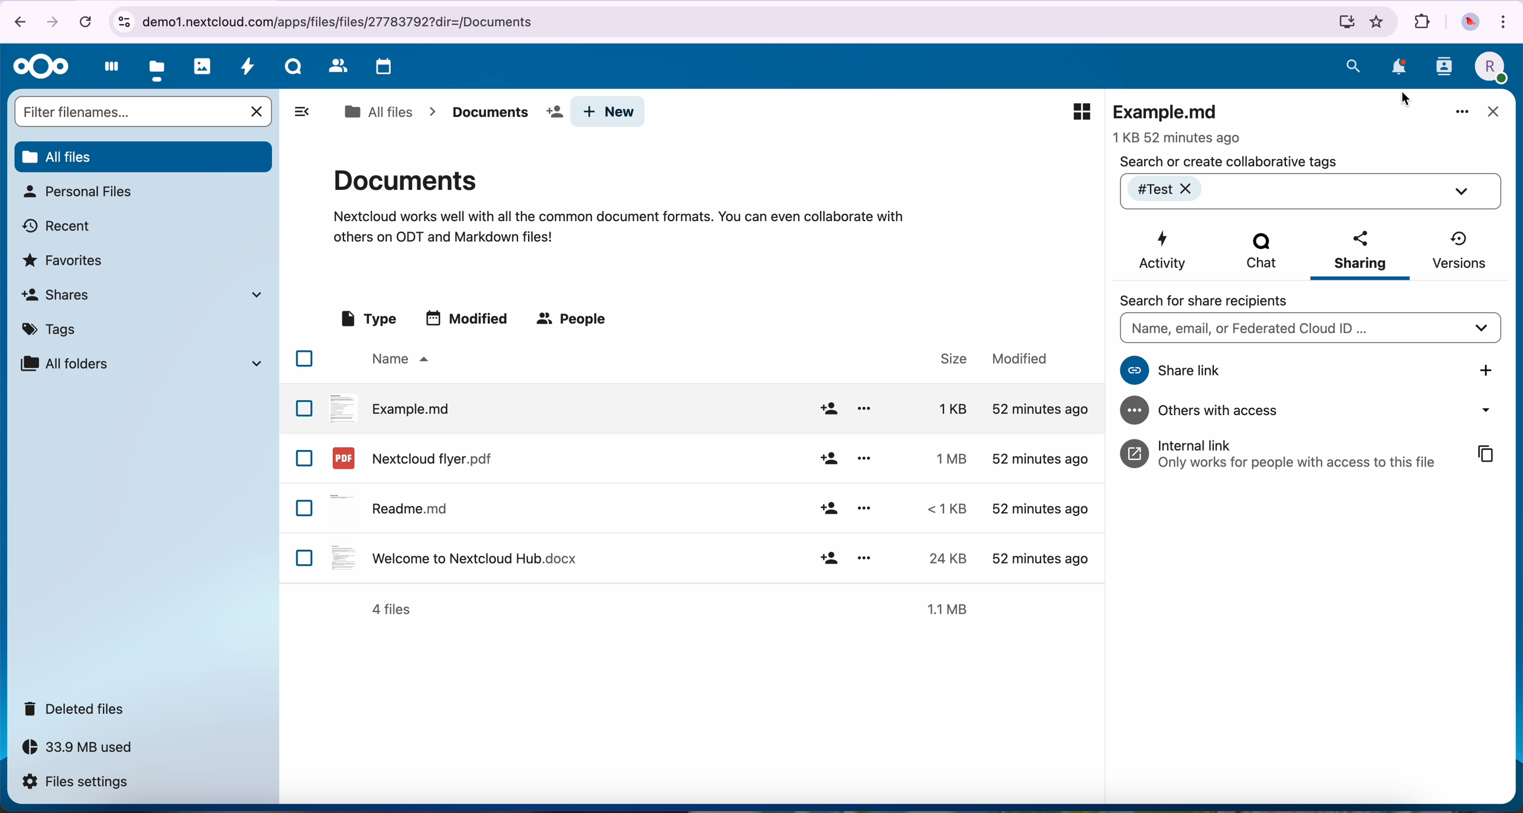 The image size is (1523, 813). I want to click on modified, so click(1040, 510).